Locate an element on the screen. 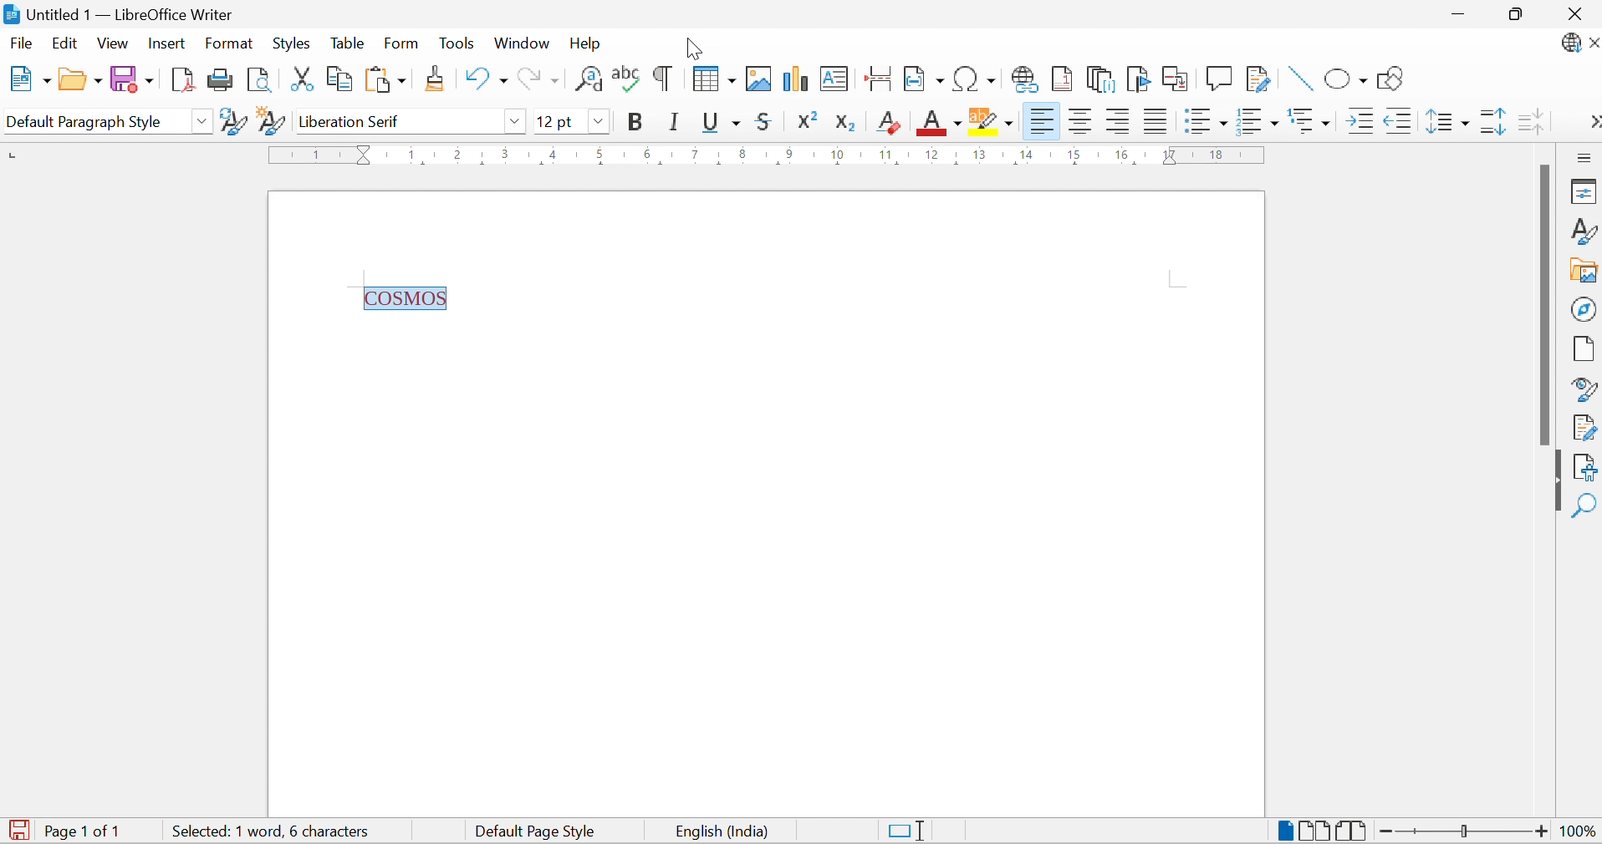  Zoom In is located at coordinates (1540, 833).